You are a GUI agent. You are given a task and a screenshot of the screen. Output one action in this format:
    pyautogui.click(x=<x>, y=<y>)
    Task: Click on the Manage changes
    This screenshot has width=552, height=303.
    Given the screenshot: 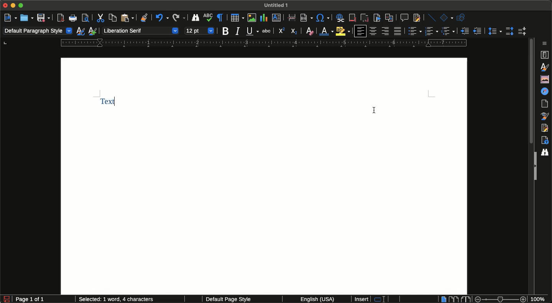 What is the action you would take?
    pyautogui.click(x=546, y=128)
    